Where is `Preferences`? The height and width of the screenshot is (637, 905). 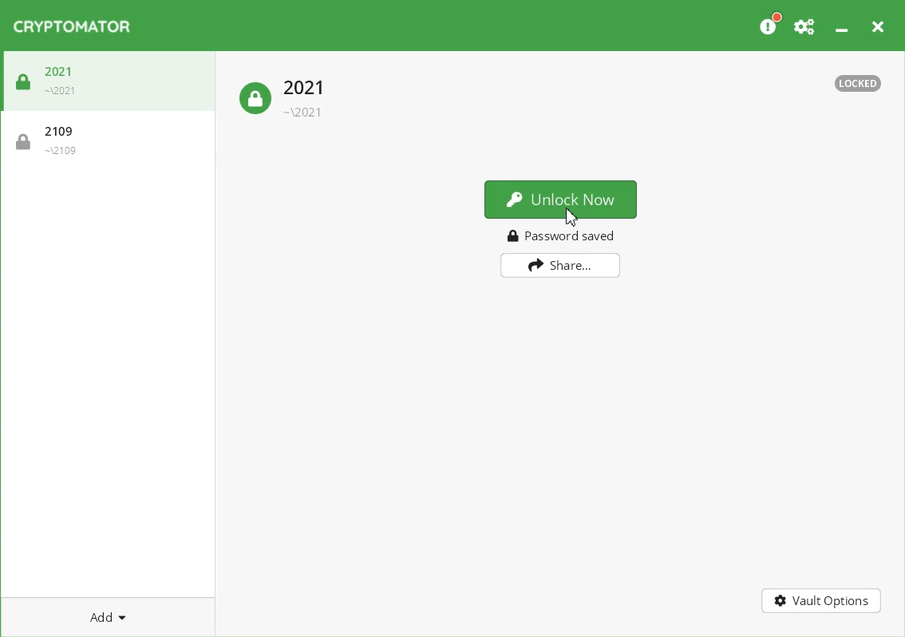
Preferences is located at coordinates (804, 26).